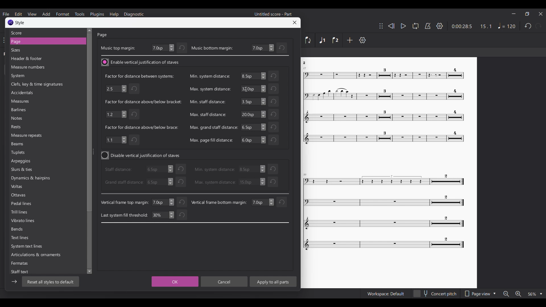 The image size is (546, 307). I want to click on Undo, so click(273, 139).